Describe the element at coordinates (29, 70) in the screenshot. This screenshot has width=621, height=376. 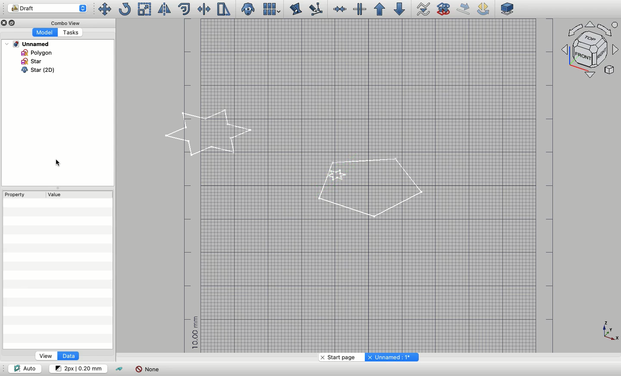
I see `Star clone` at that location.